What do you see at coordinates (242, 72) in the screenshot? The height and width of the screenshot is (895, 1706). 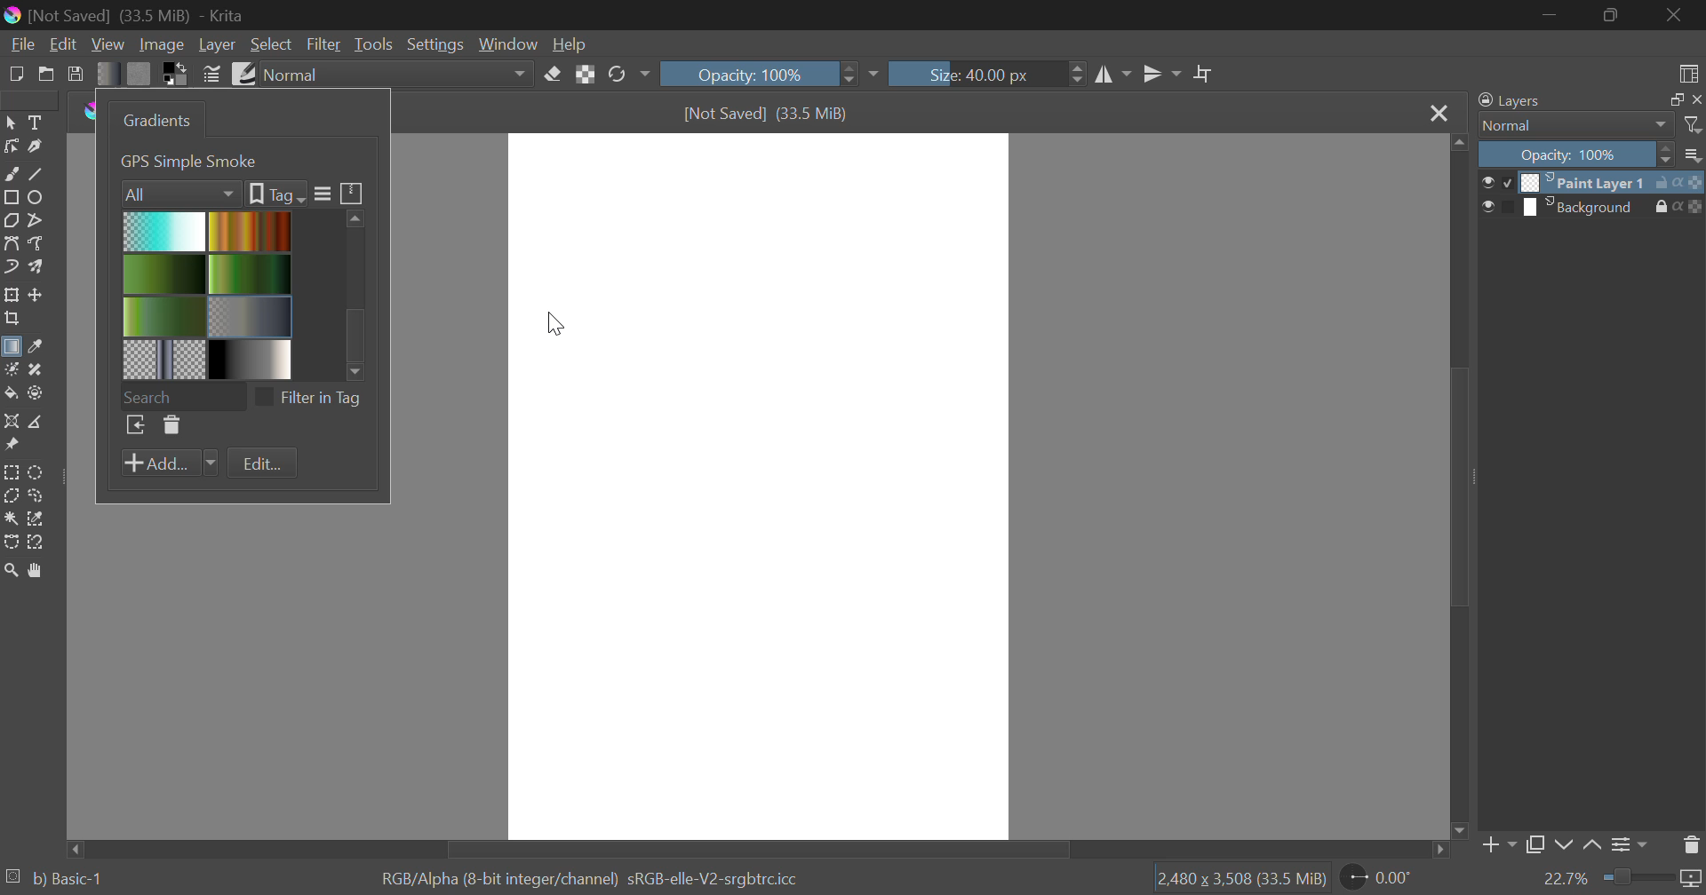 I see `Brush Presets` at bounding box center [242, 72].